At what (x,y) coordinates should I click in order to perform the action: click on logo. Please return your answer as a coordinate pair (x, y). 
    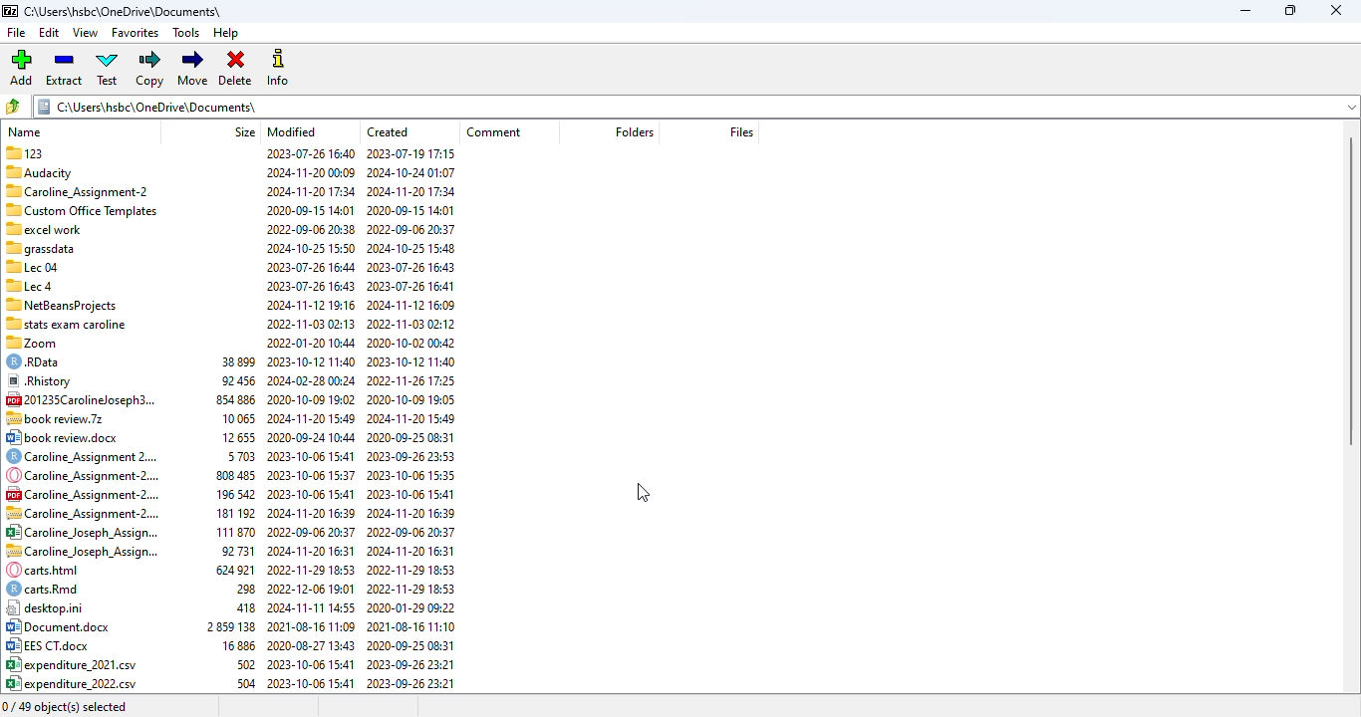
    Looking at the image, I should click on (10, 12).